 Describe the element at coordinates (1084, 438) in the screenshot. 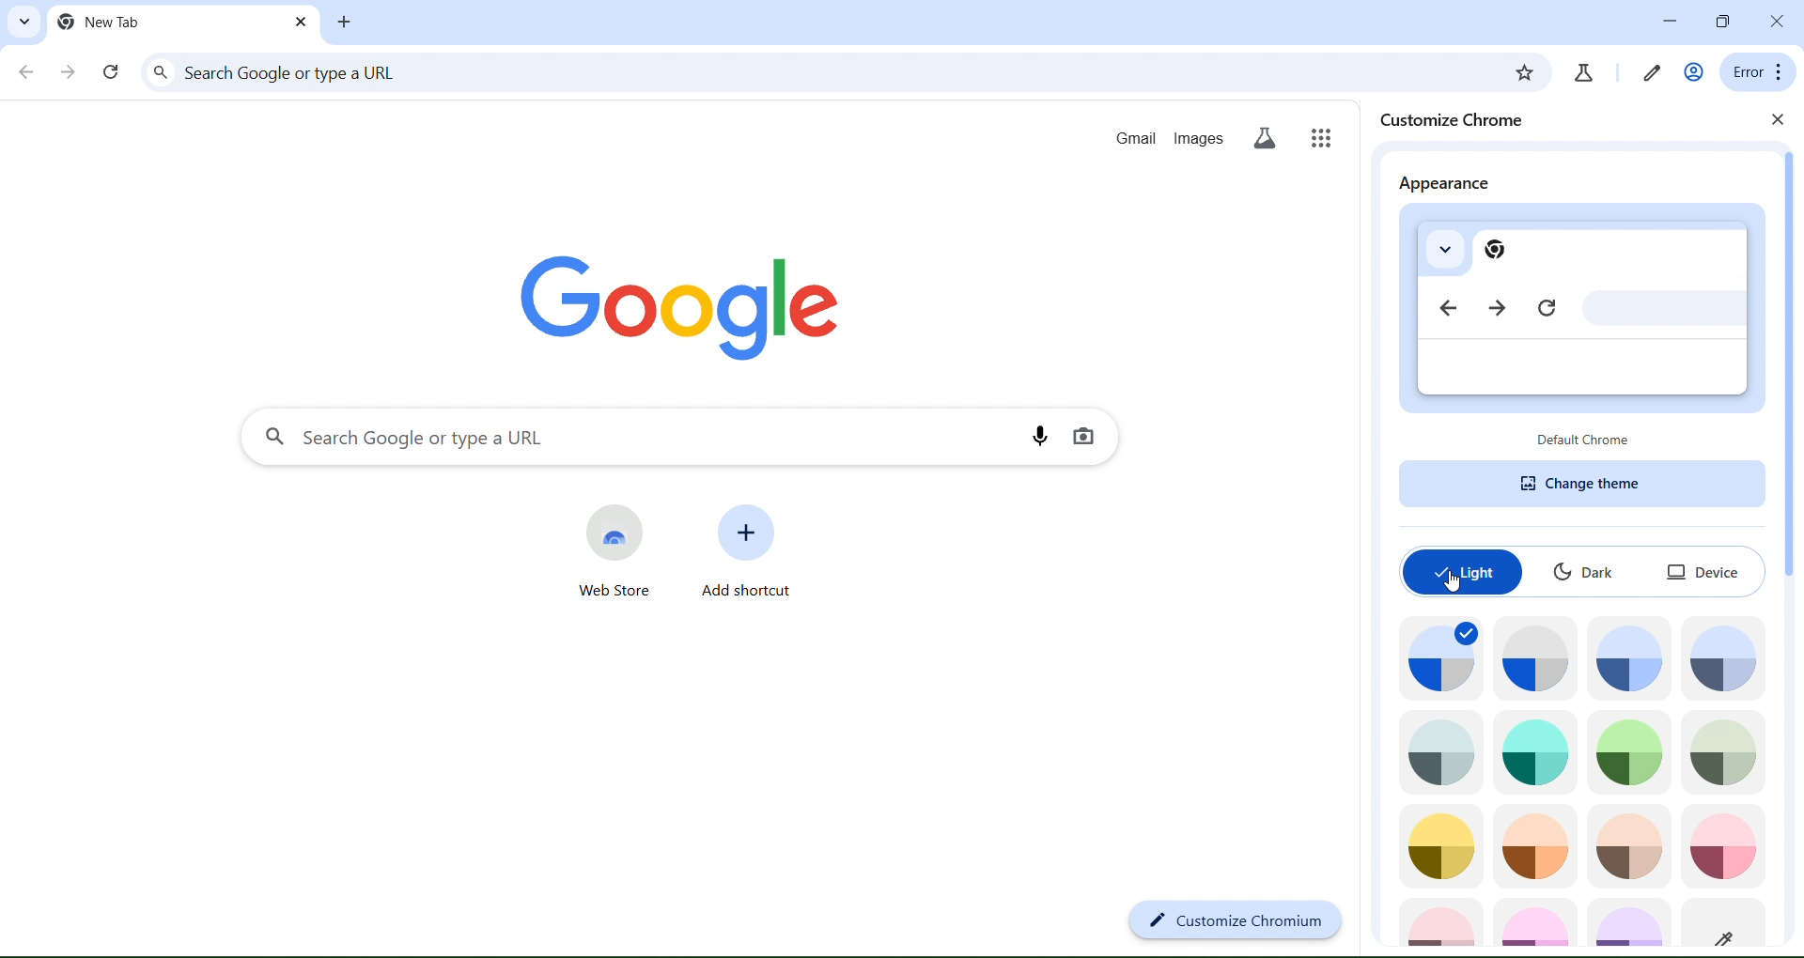

I see `voicesearch` at that location.